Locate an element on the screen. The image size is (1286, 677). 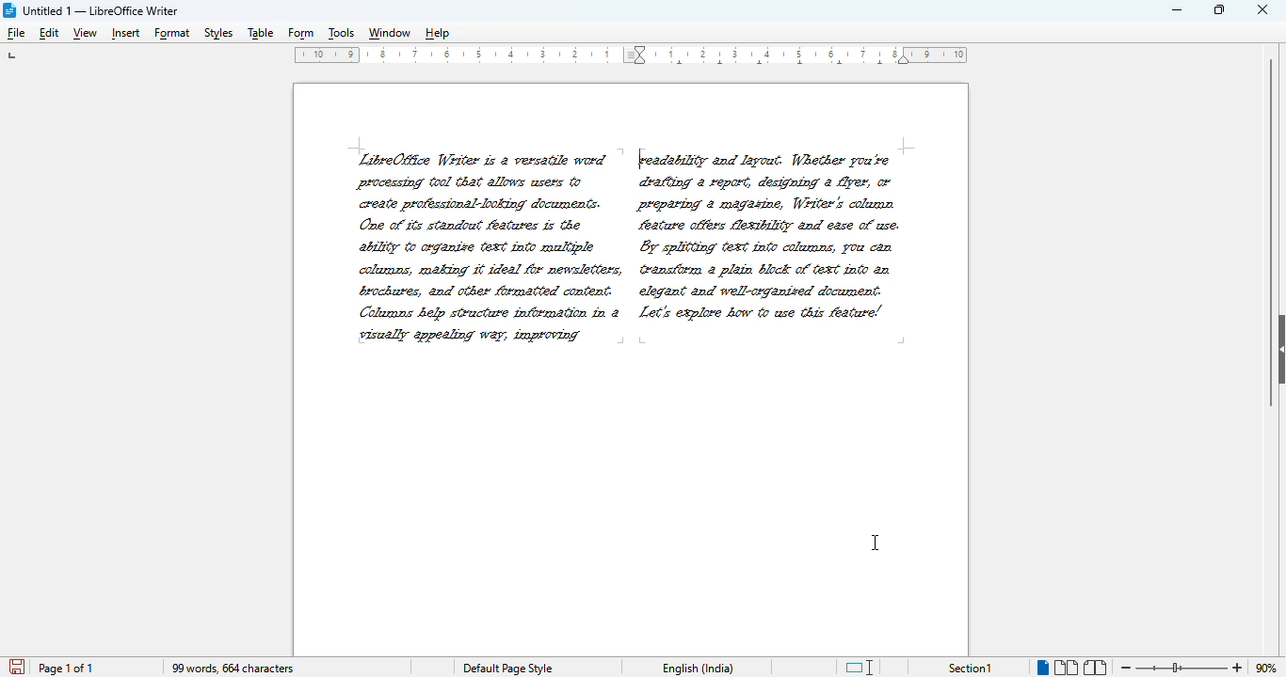
Indent Markers is located at coordinates (635, 55).